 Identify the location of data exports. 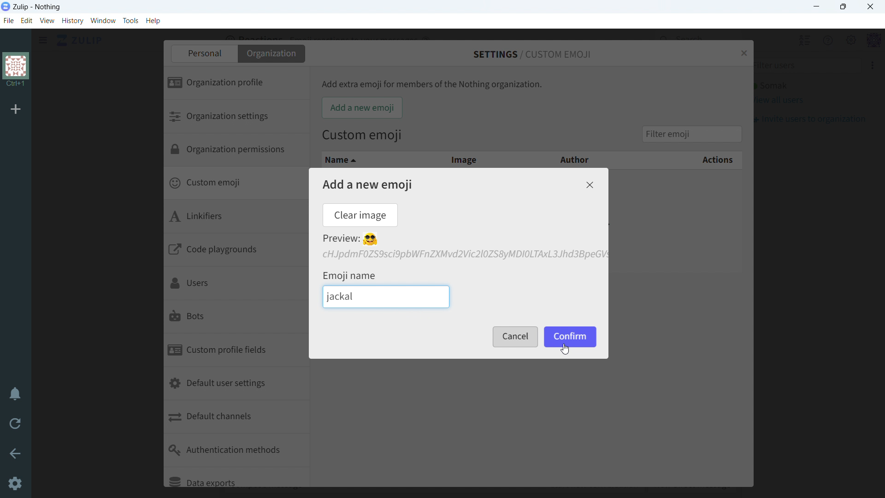
(236, 477).